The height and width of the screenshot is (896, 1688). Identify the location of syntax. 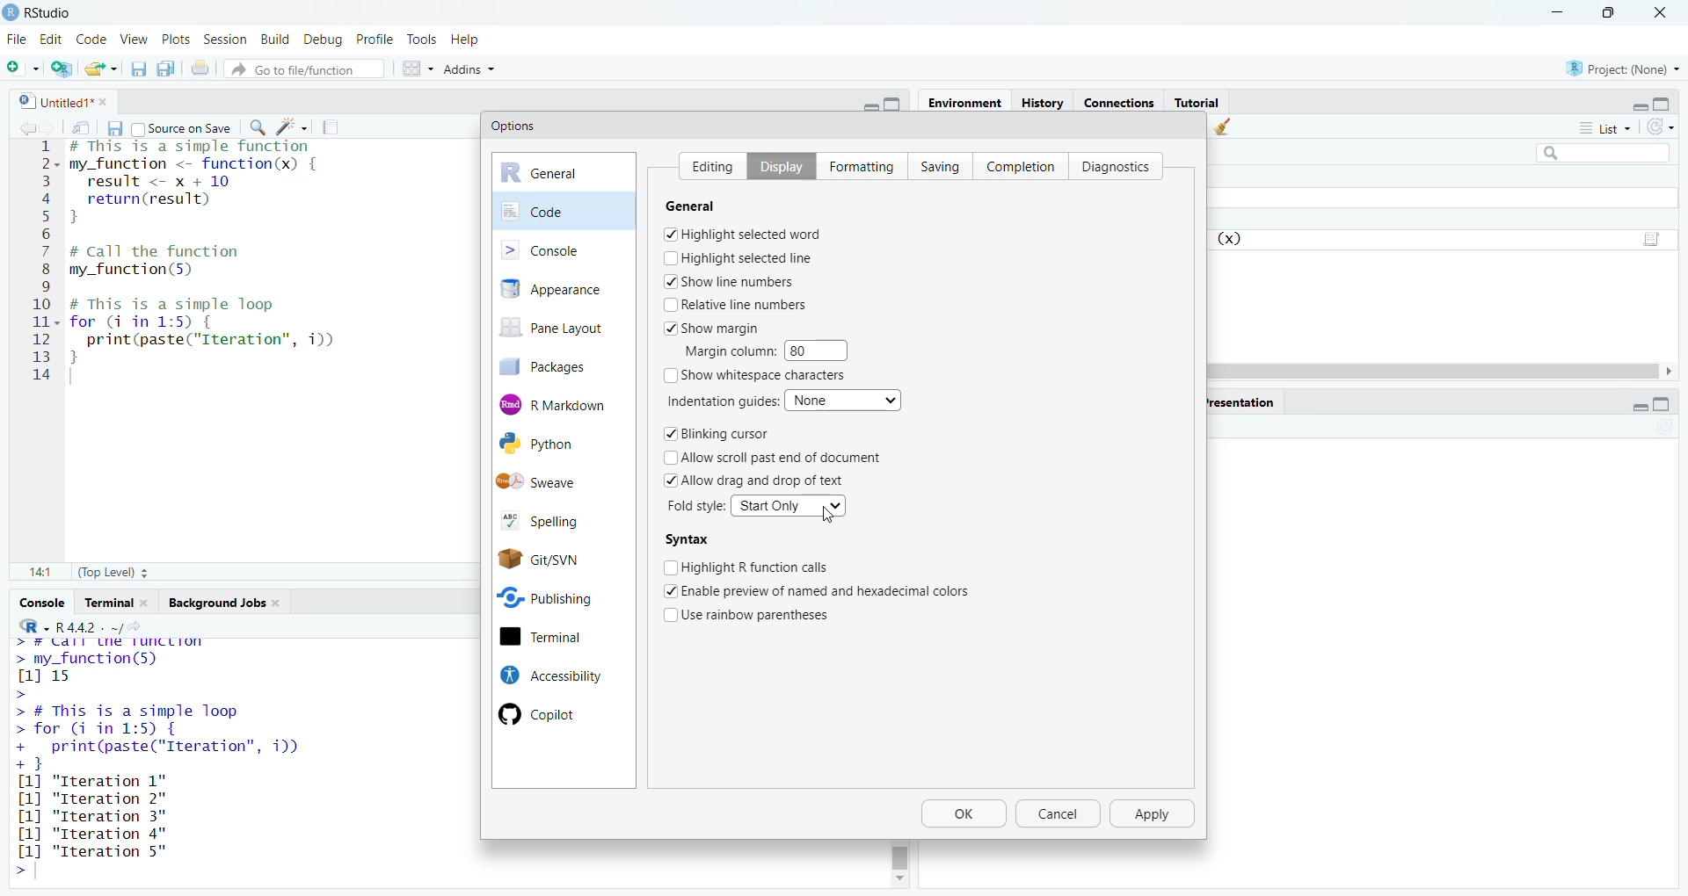
(687, 540).